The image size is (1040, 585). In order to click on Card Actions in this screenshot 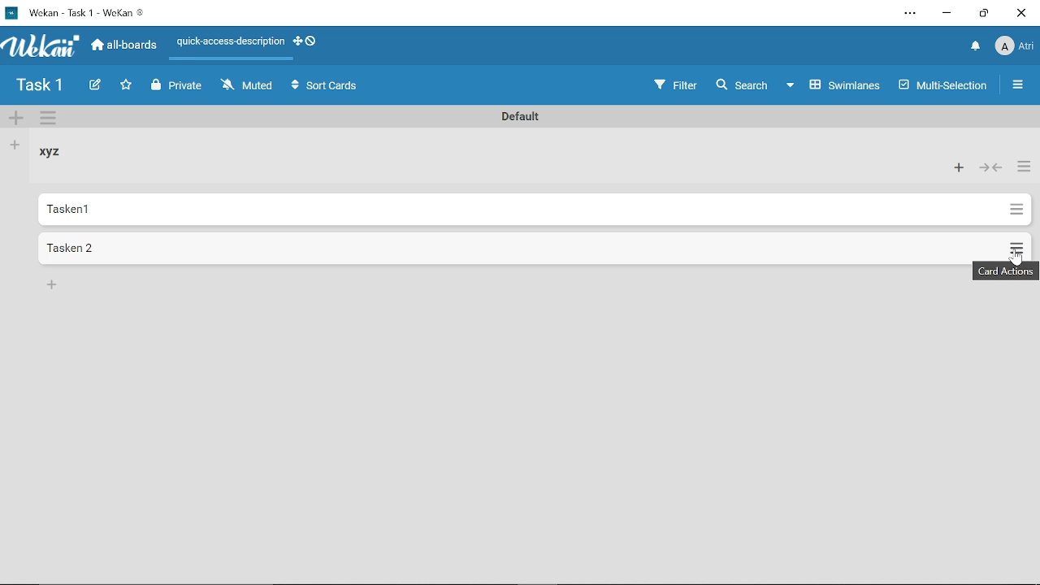, I will do `click(1007, 271)`.